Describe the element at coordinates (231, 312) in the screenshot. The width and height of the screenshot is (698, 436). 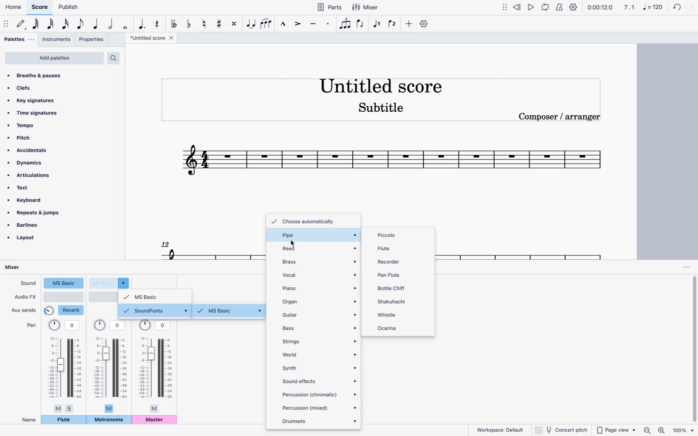
I see `ms basic` at that location.